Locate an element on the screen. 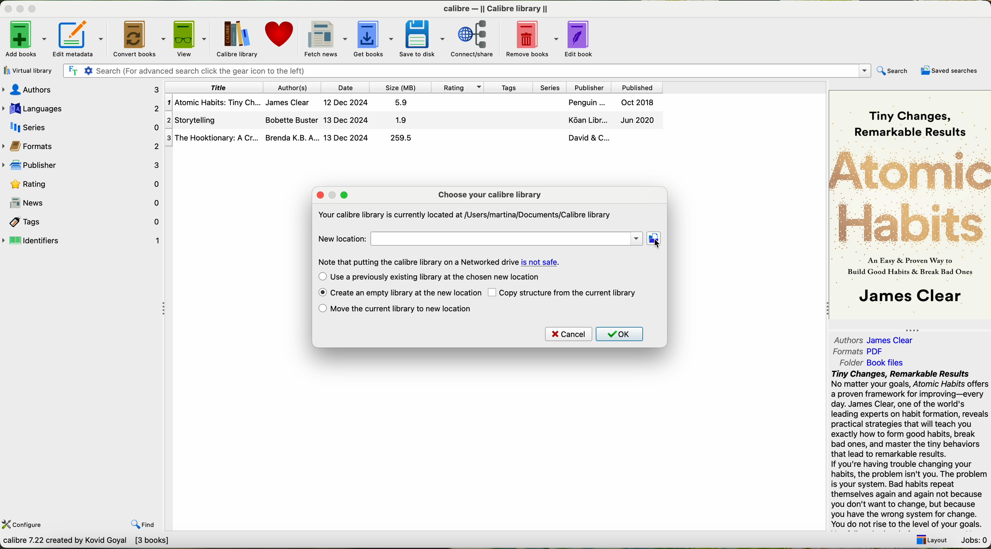  search is located at coordinates (892, 71).